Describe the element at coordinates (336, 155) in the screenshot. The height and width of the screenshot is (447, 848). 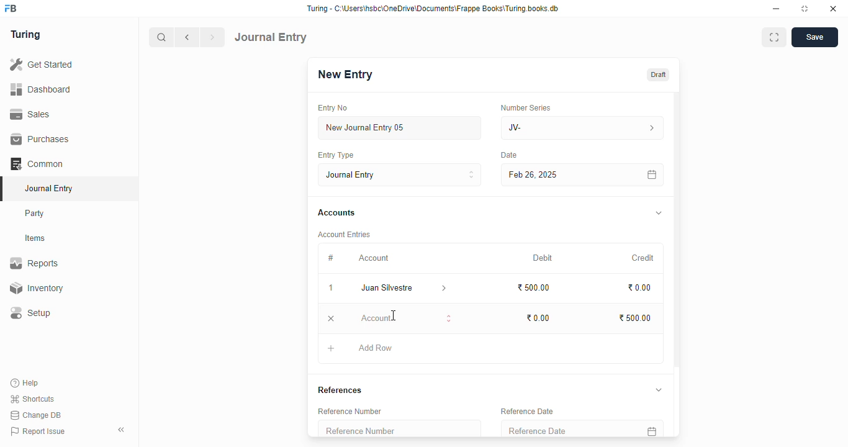
I see `entry type` at that location.